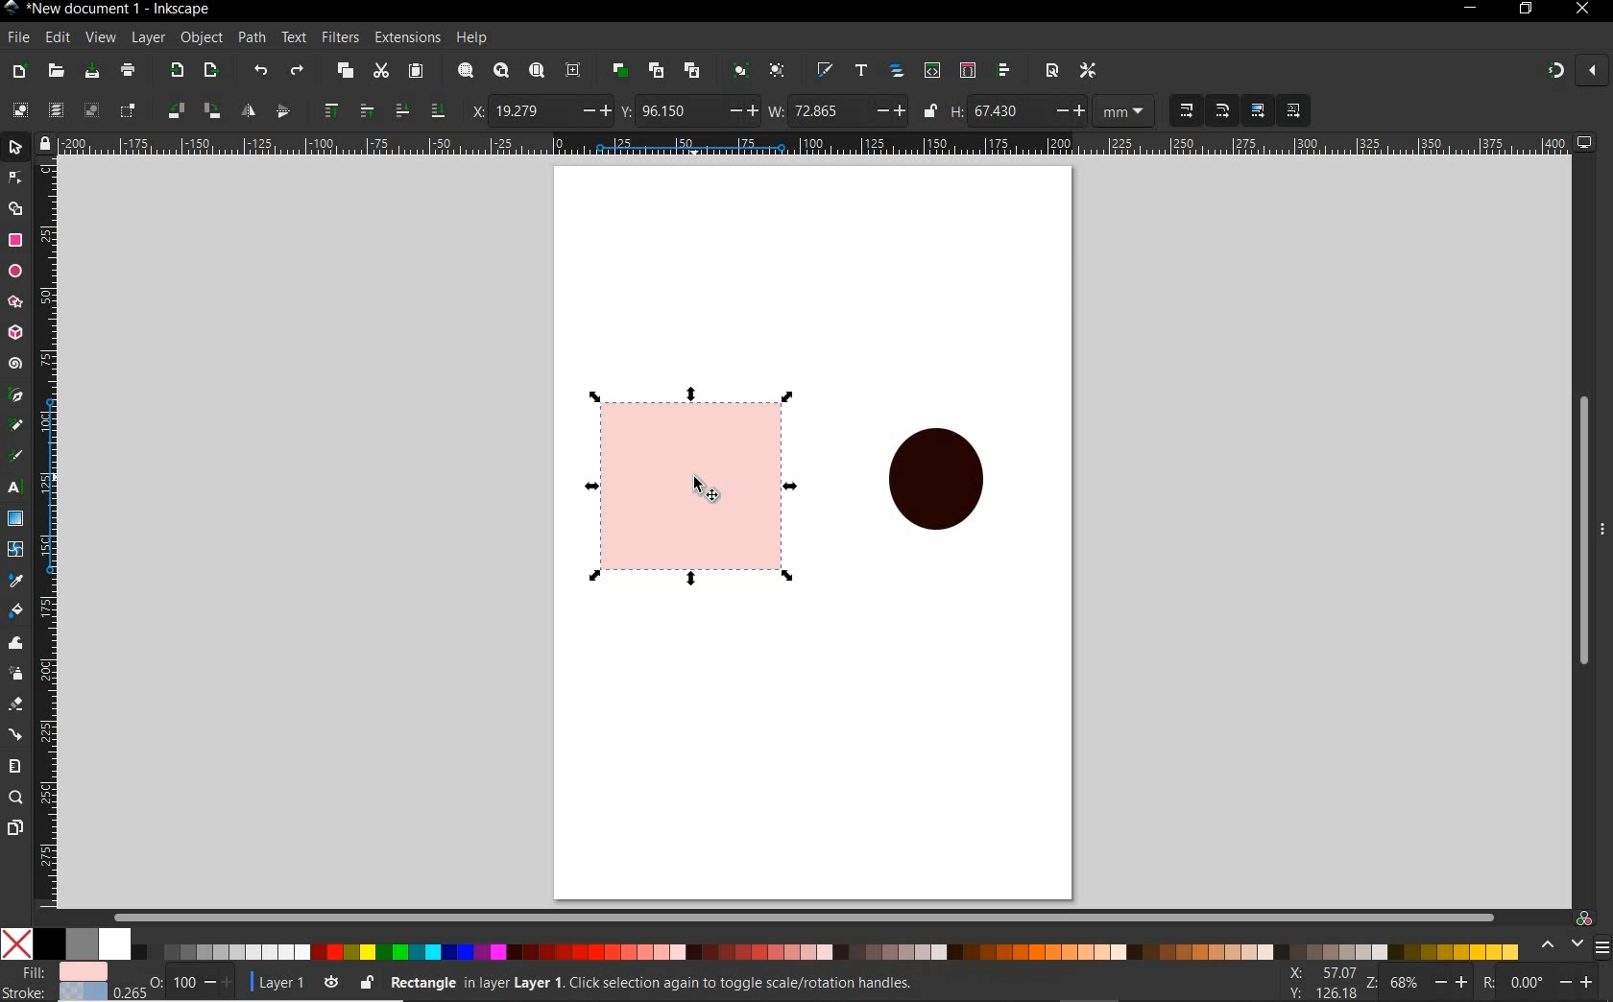  I want to click on new document 1, so click(125, 10).